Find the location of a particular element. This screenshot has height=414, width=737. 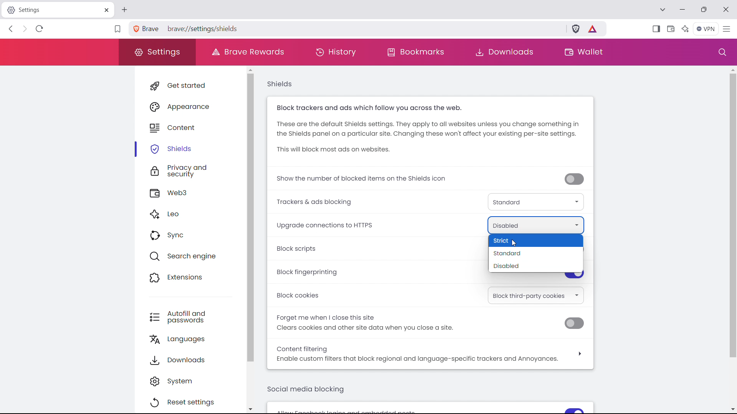

search engine is located at coordinates (194, 255).